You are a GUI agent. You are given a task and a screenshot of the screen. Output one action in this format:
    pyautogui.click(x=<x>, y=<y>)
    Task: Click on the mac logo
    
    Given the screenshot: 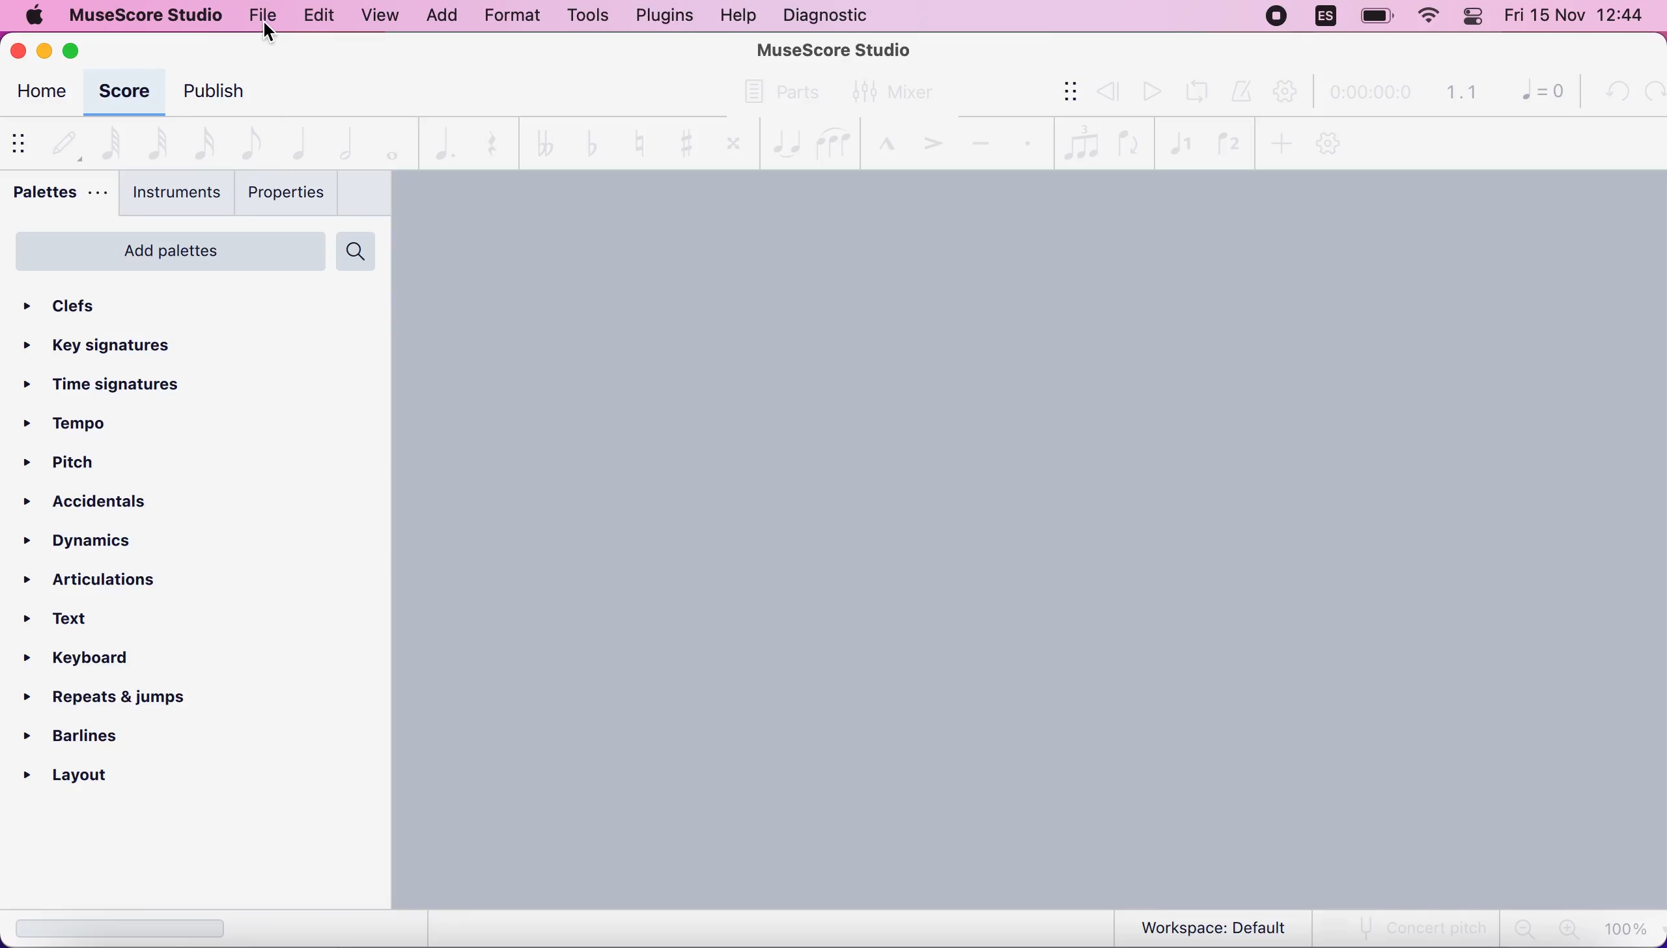 What is the action you would take?
    pyautogui.click(x=35, y=17)
    